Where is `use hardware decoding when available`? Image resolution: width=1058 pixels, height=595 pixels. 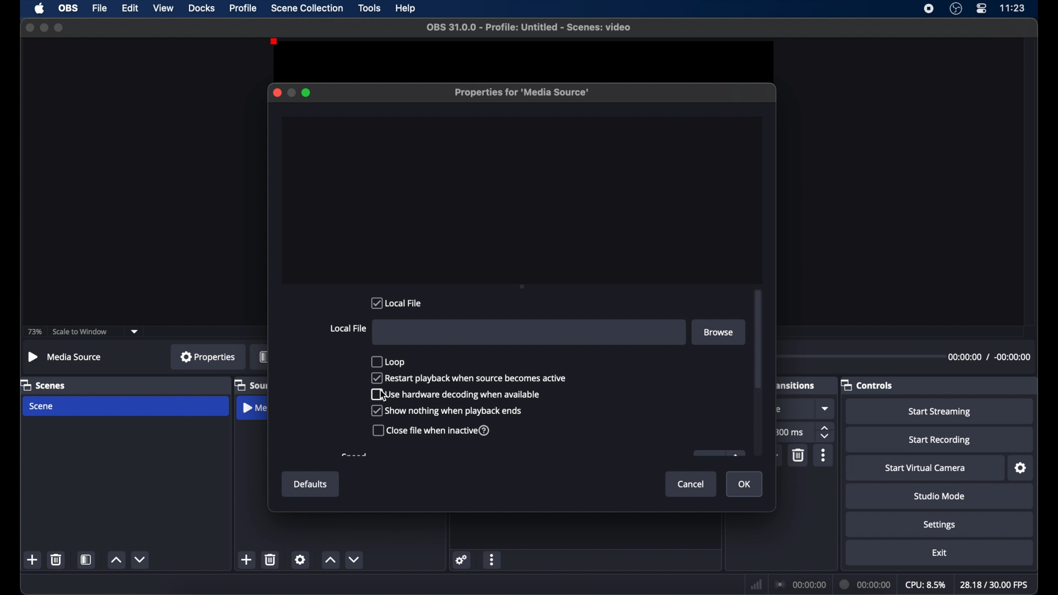 use hardware decoding when available is located at coordinates (456, 394).